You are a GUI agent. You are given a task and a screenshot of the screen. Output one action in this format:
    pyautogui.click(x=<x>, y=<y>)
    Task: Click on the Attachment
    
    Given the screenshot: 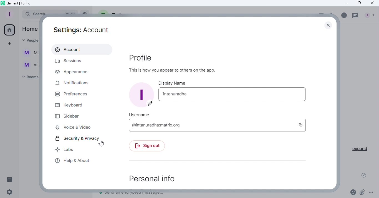 What is the action you would take?
    pyautogui.click(x=363, y=192)
    